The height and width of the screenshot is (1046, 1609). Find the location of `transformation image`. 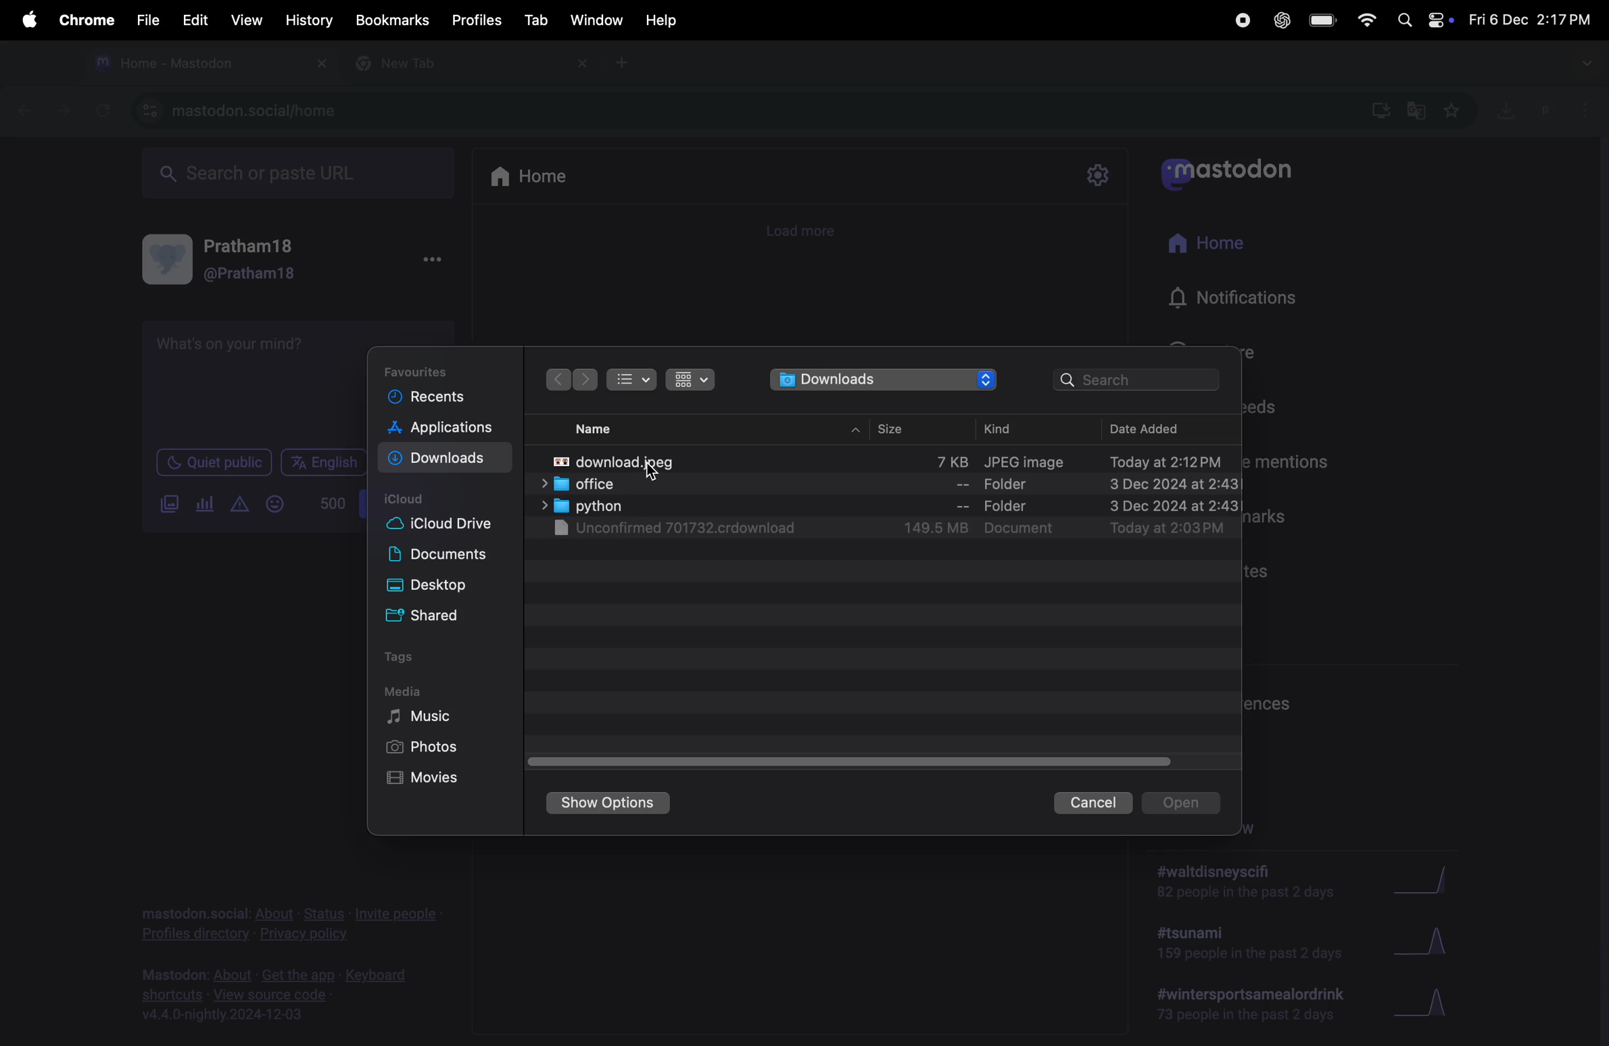

transformation image is located at coordinates (884, 458).